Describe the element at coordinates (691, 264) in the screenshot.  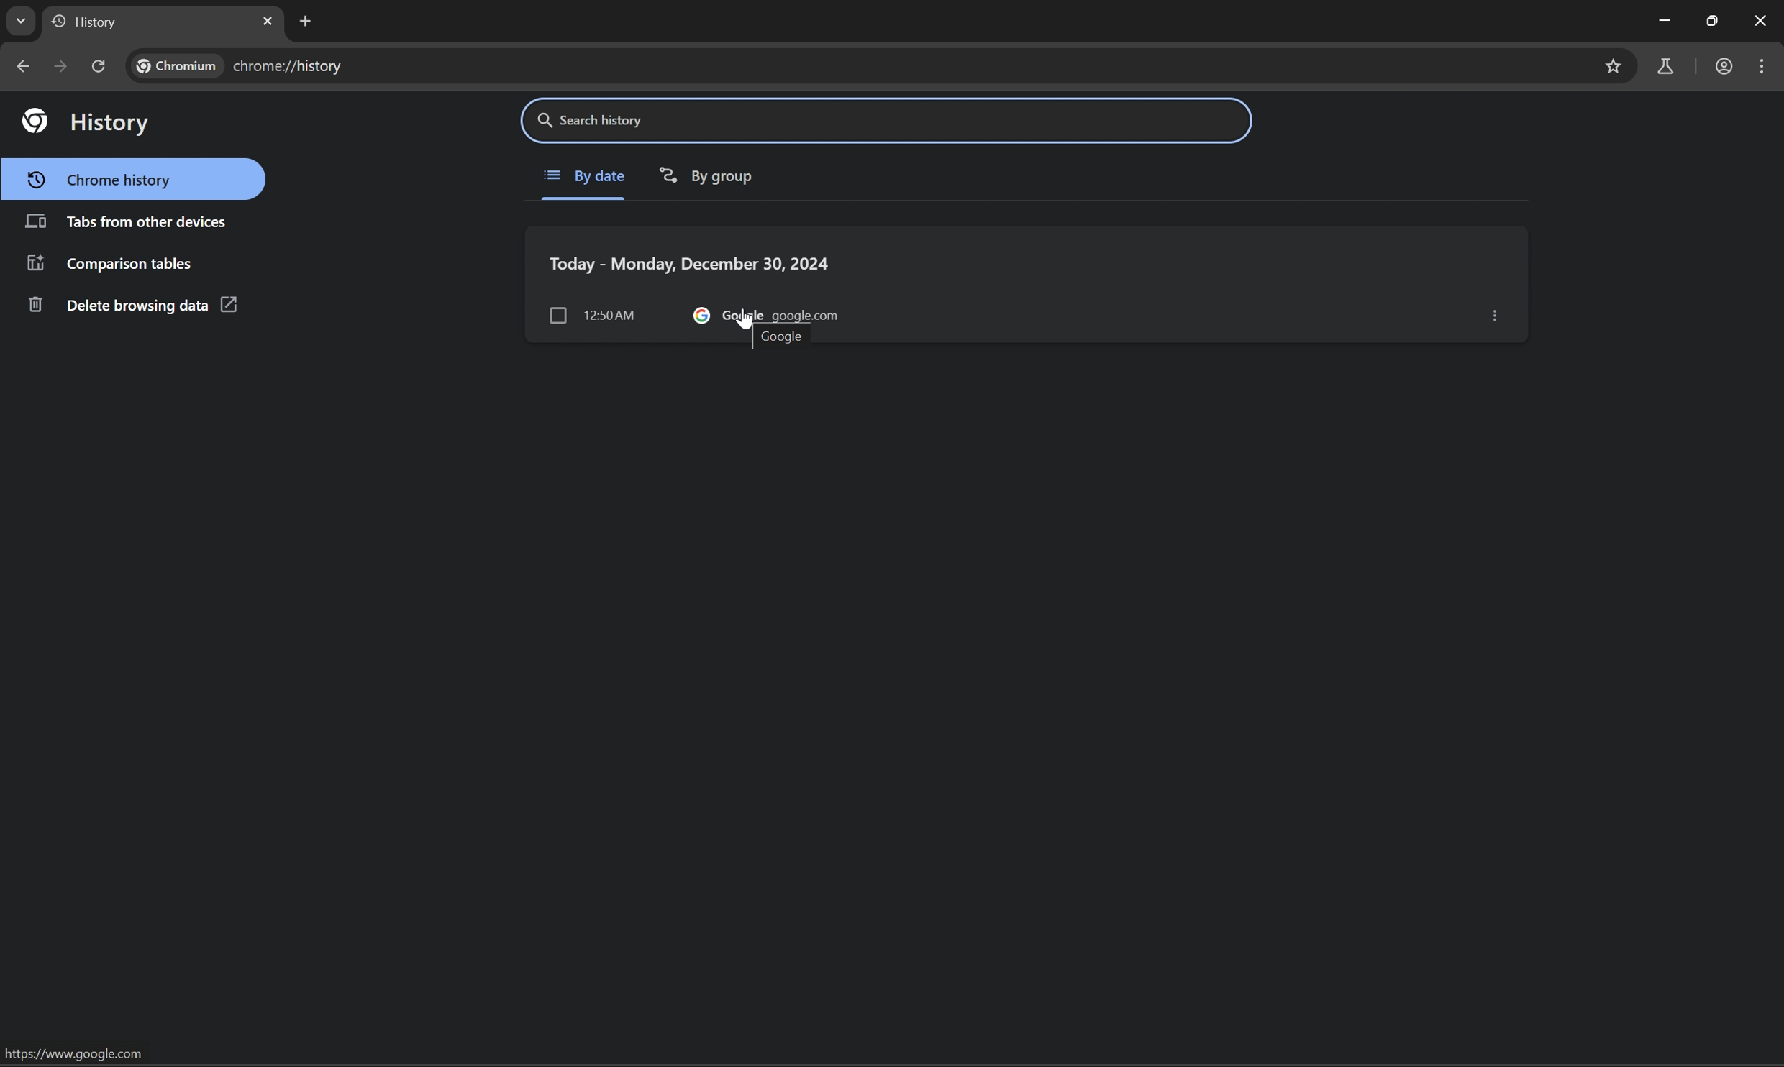
I see `Today-Monday, December 30, 2024` at that location.